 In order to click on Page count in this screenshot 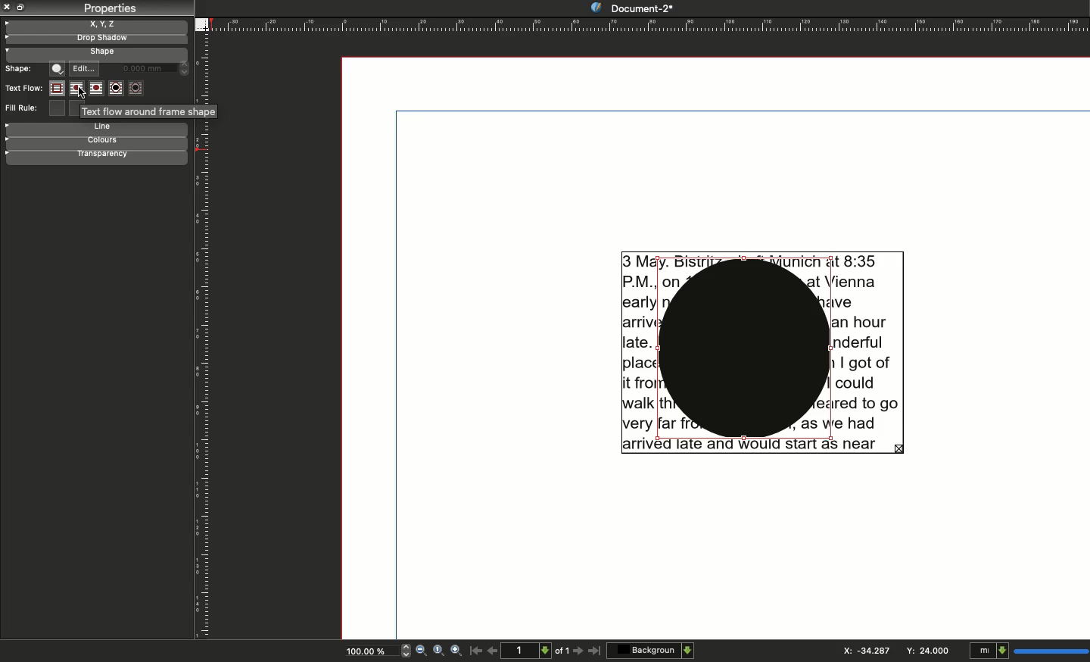, I will do `click(537, 650)`.